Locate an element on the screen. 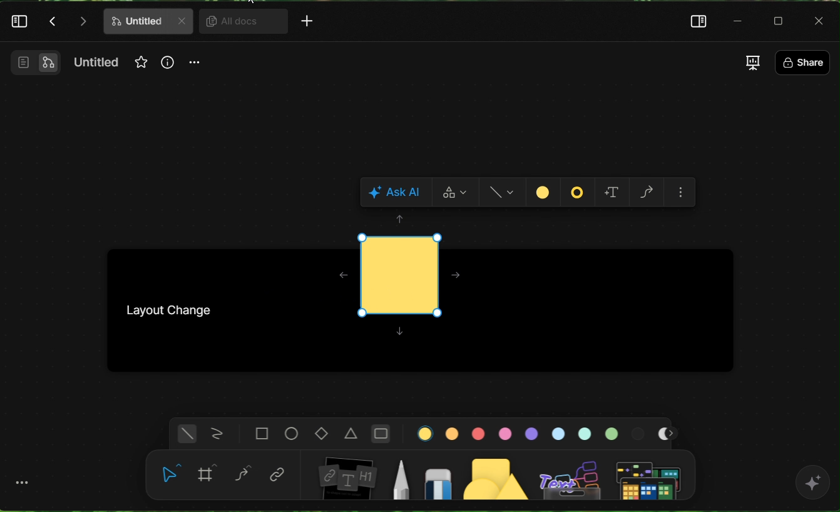 The height and width of the screenshot is (512, 840). eraser is located at coordinates (438, 476).